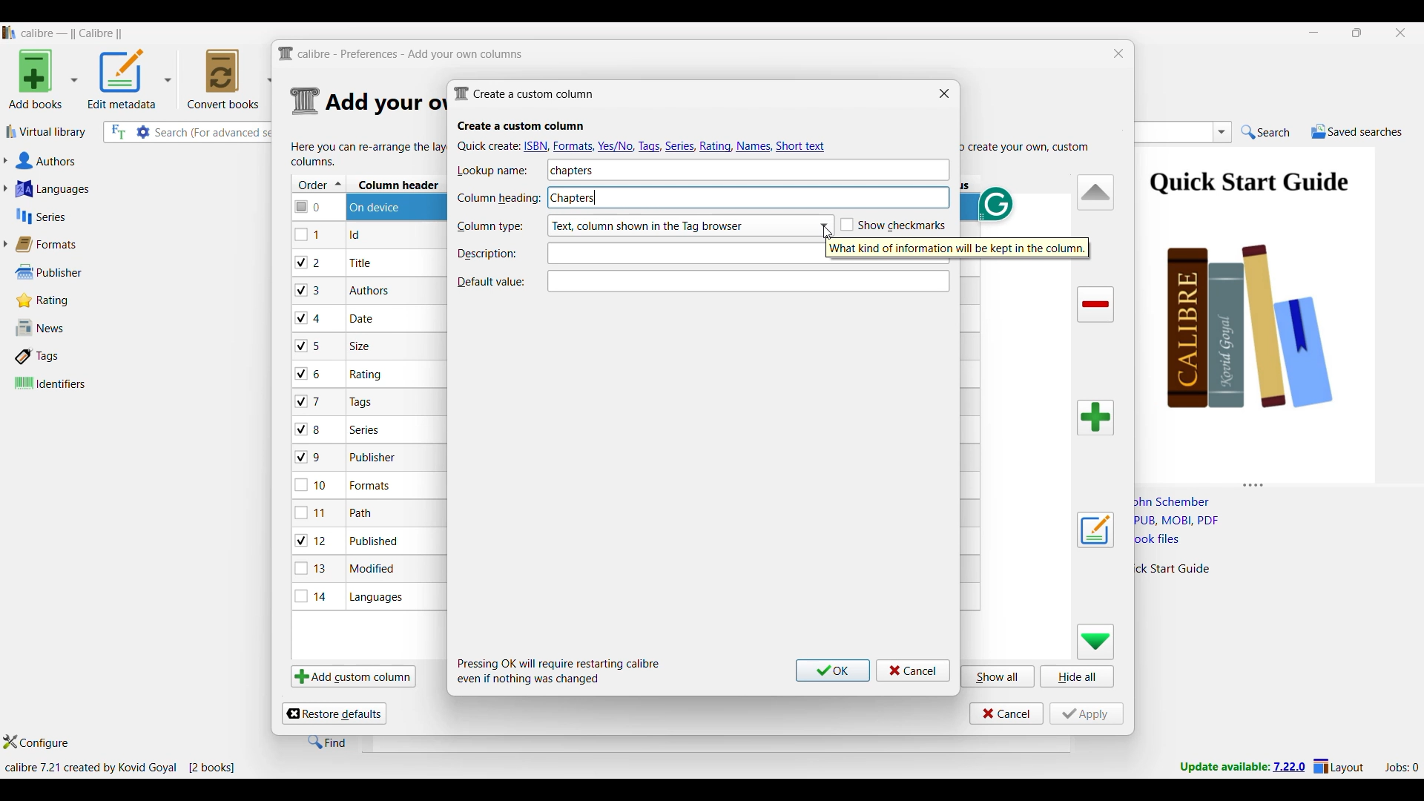 Image resolution: width=1424 pixels, height=801 pixels. What do you see at coordinates (311, 596) in the screenshot?
I see `checkbox - 14` at bounding box center [311, 596].